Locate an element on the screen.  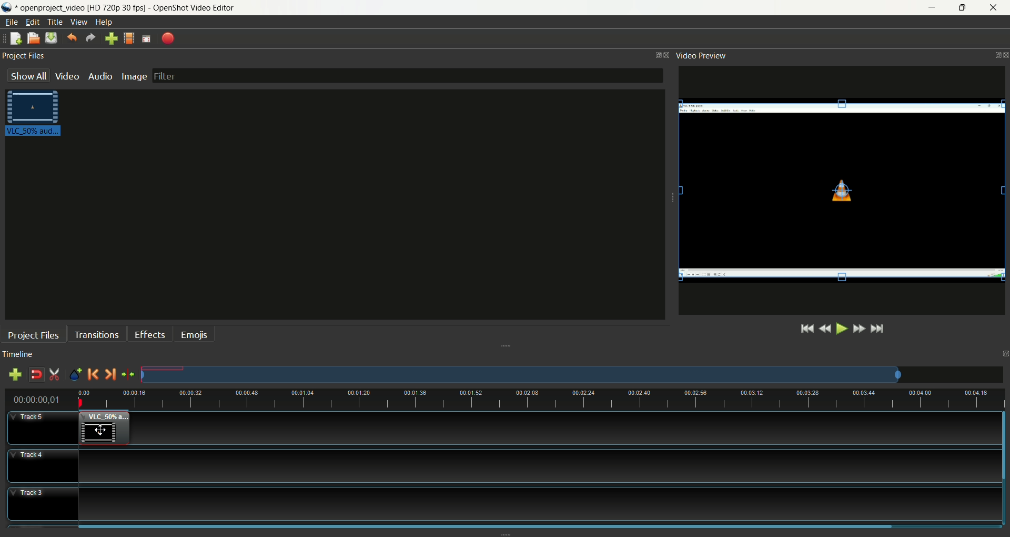
zoom factor is located at coordinates (572, 375).